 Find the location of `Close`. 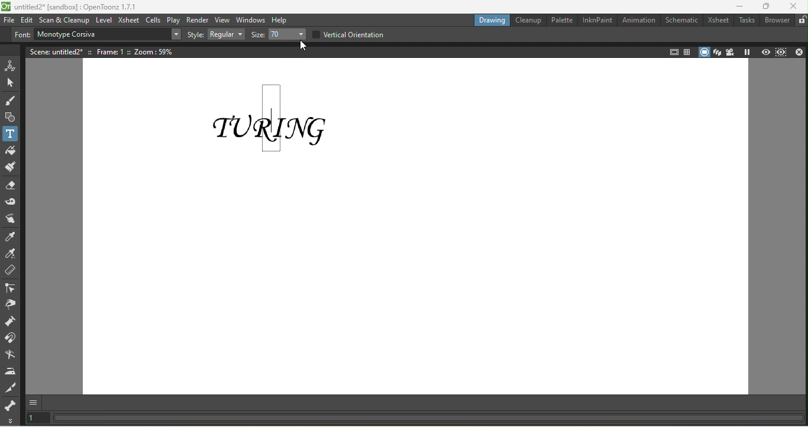

Close is located at coordinates (794, 6).